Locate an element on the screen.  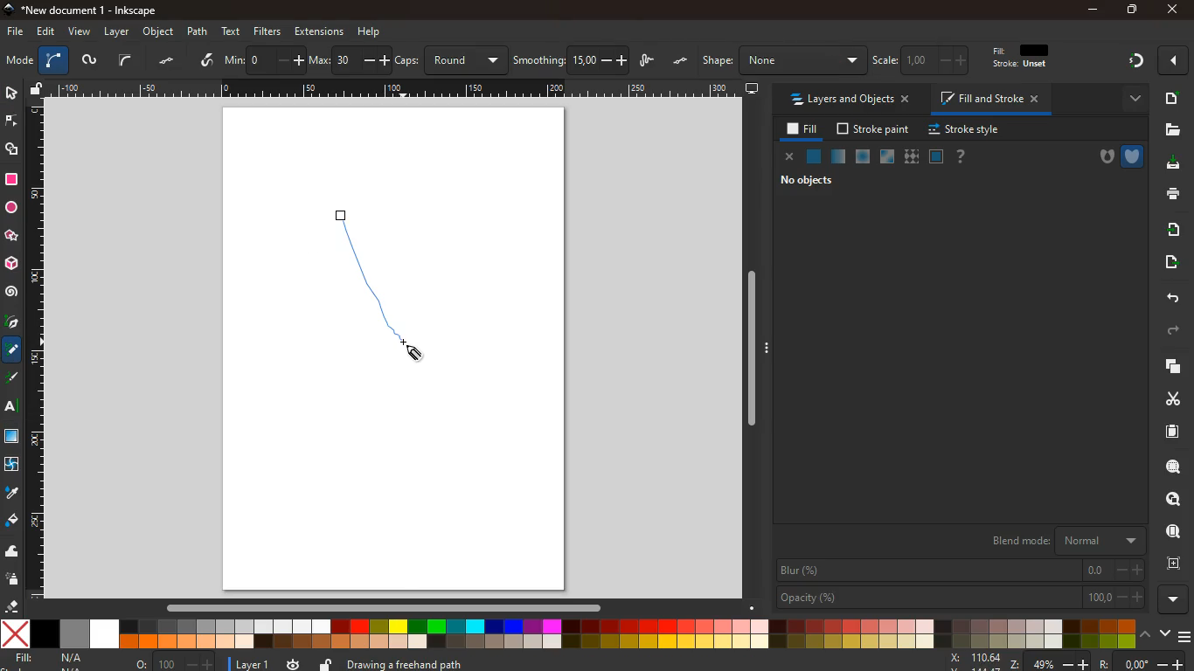
zoom is located at coordinates (1067, 661).